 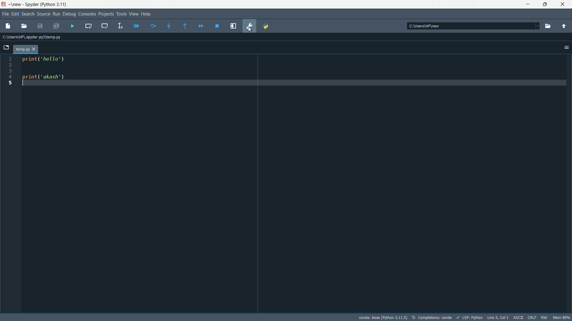 I want to click on edit menu, so click(x=15, y=14).